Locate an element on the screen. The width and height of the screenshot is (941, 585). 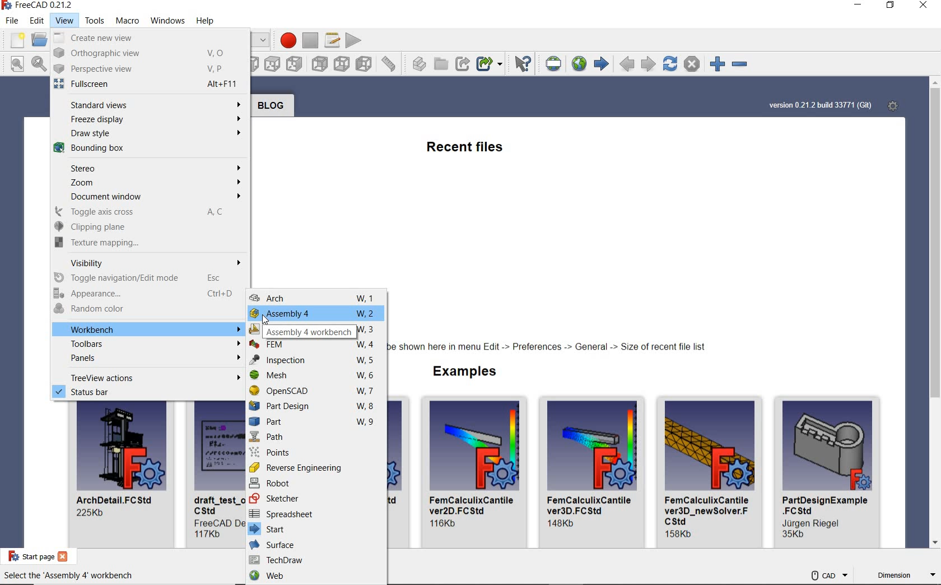
start page is located at coordinates (602, 64).